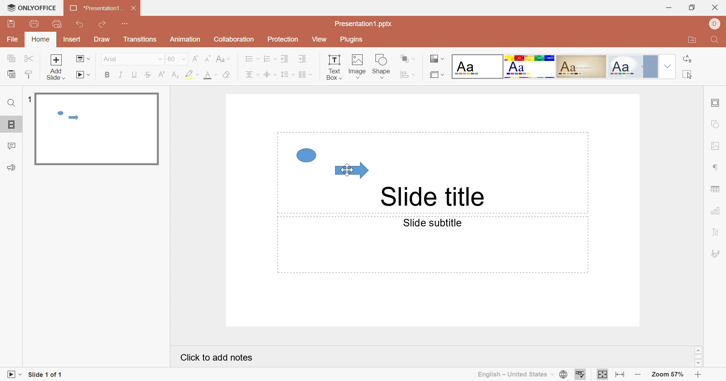 This screenshot has height=381, width=726. Describe the element at coordinates (193, 75) in the screenshot. I see `Highlight color` at that location.